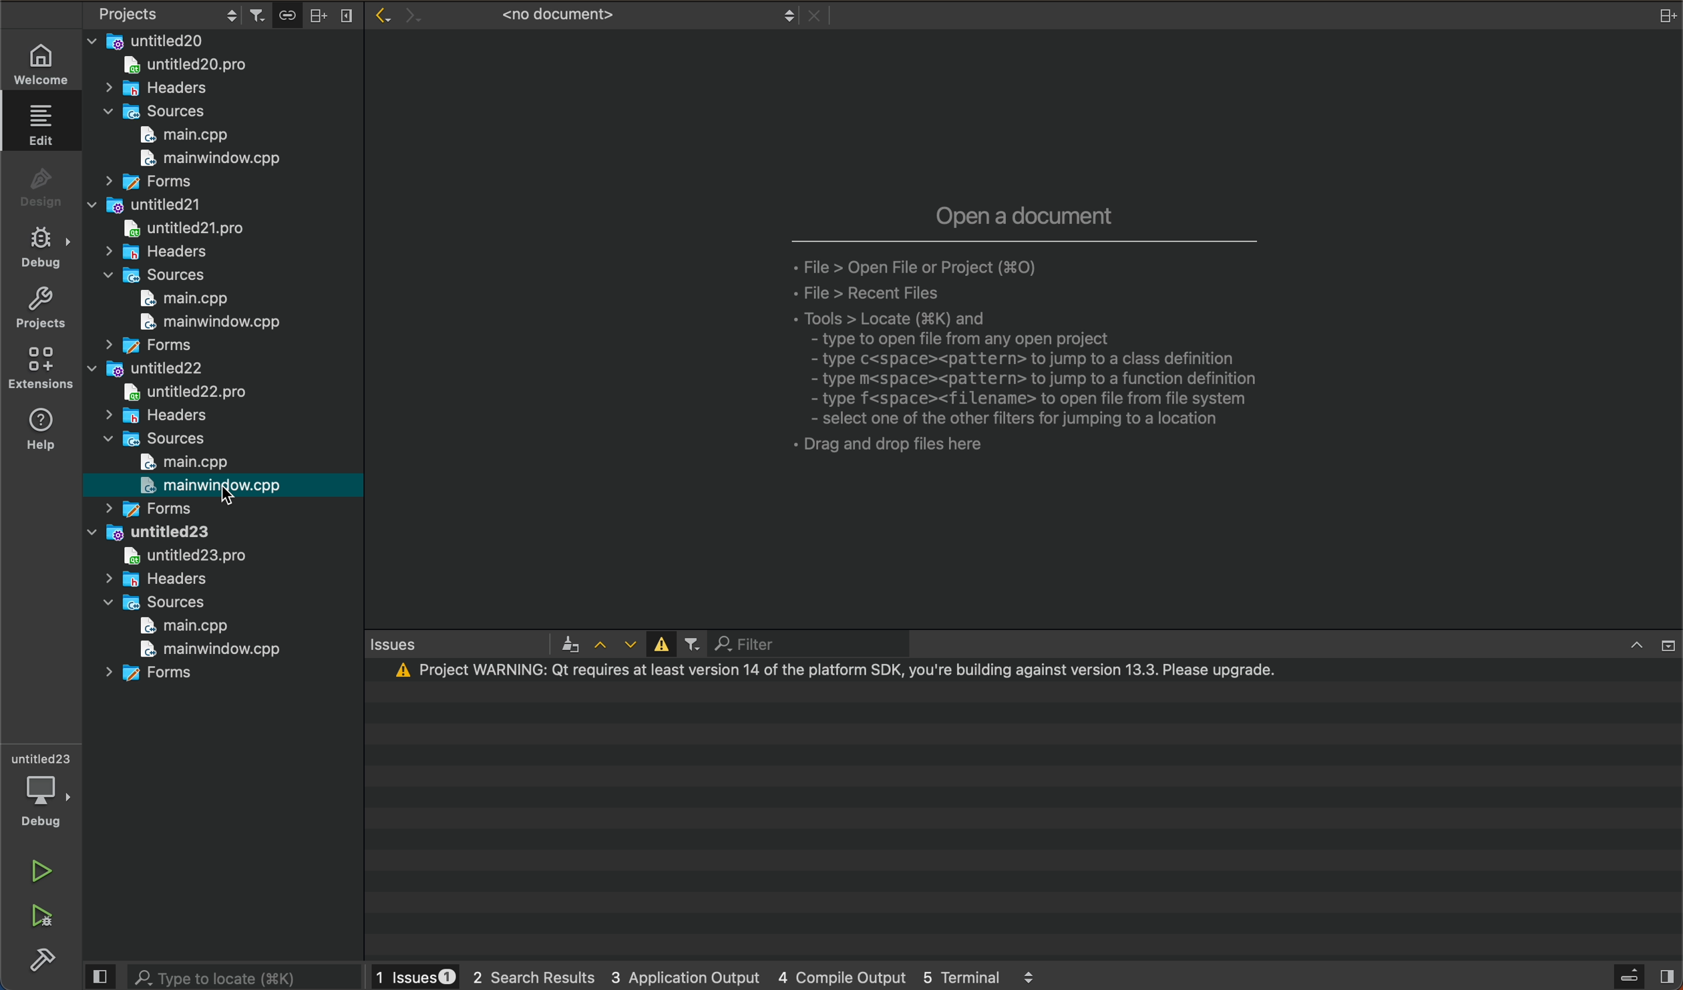 The height and width of the screenshot is (990, 1683). Describe the element at coordinates (221, 40) in the screenshot. I see `files and folders` at that location.